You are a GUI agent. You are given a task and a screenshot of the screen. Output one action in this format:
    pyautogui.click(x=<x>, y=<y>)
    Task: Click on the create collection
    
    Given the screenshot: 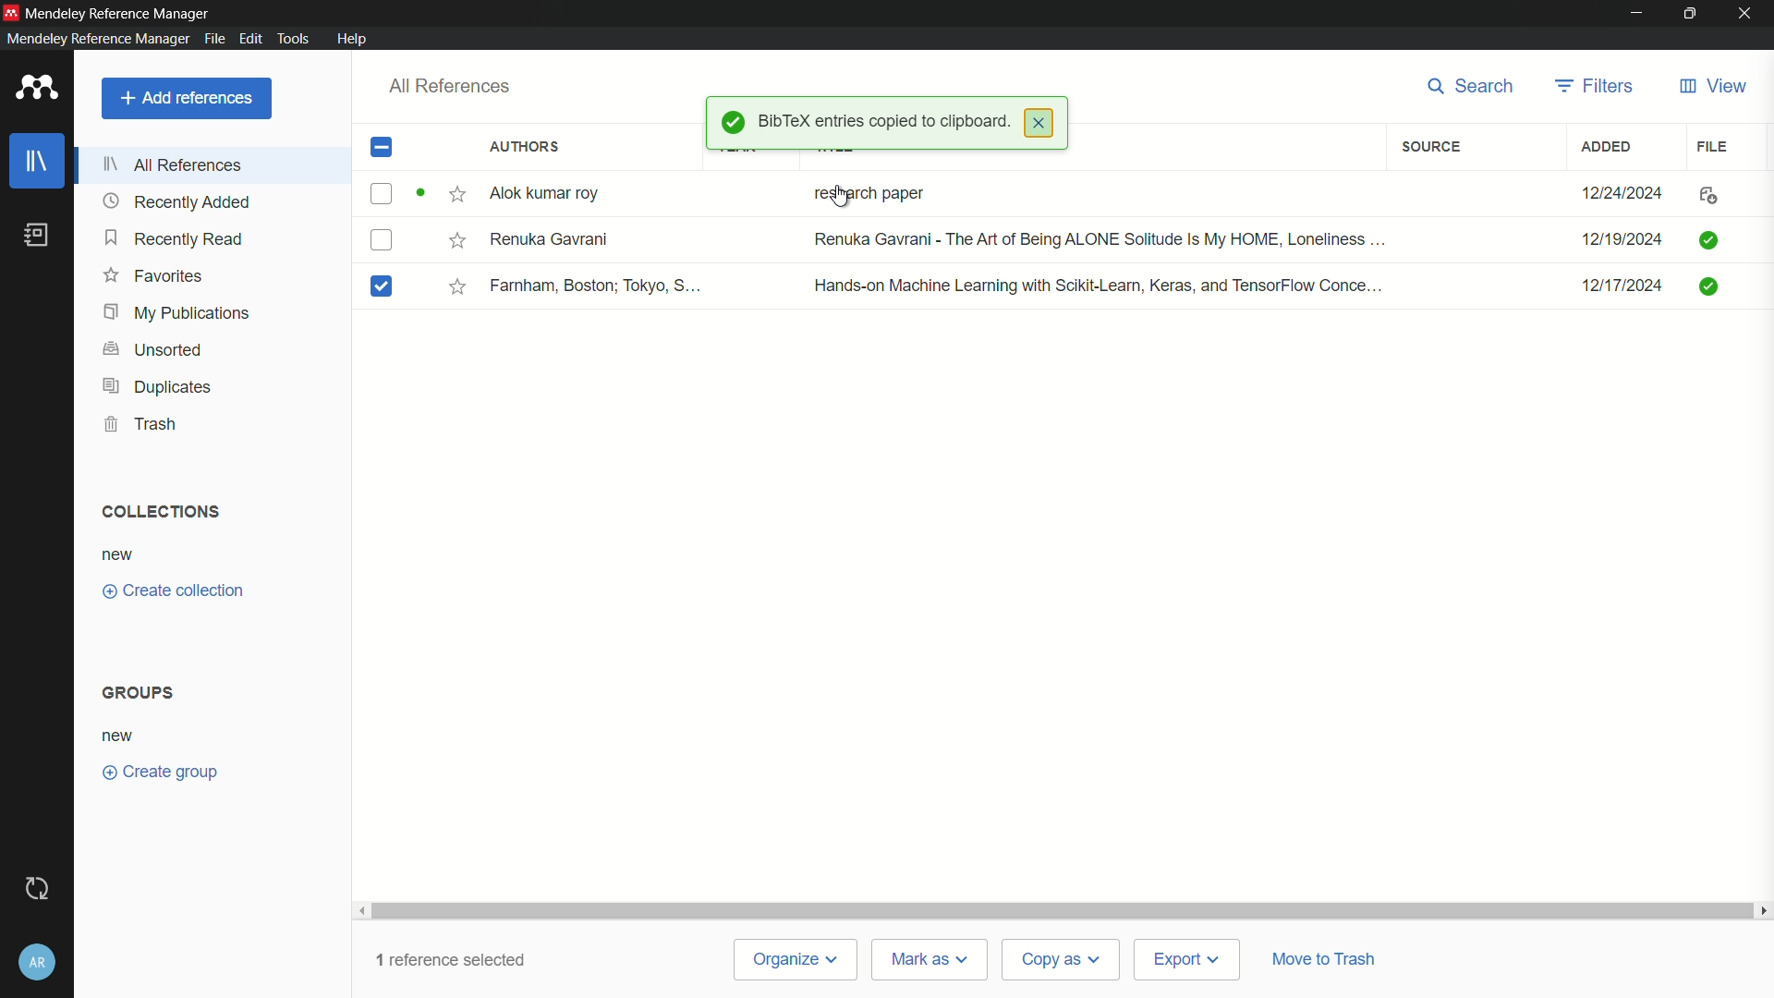 What is the action you would take?
    pyautogui.click(x=170, y=590)
    